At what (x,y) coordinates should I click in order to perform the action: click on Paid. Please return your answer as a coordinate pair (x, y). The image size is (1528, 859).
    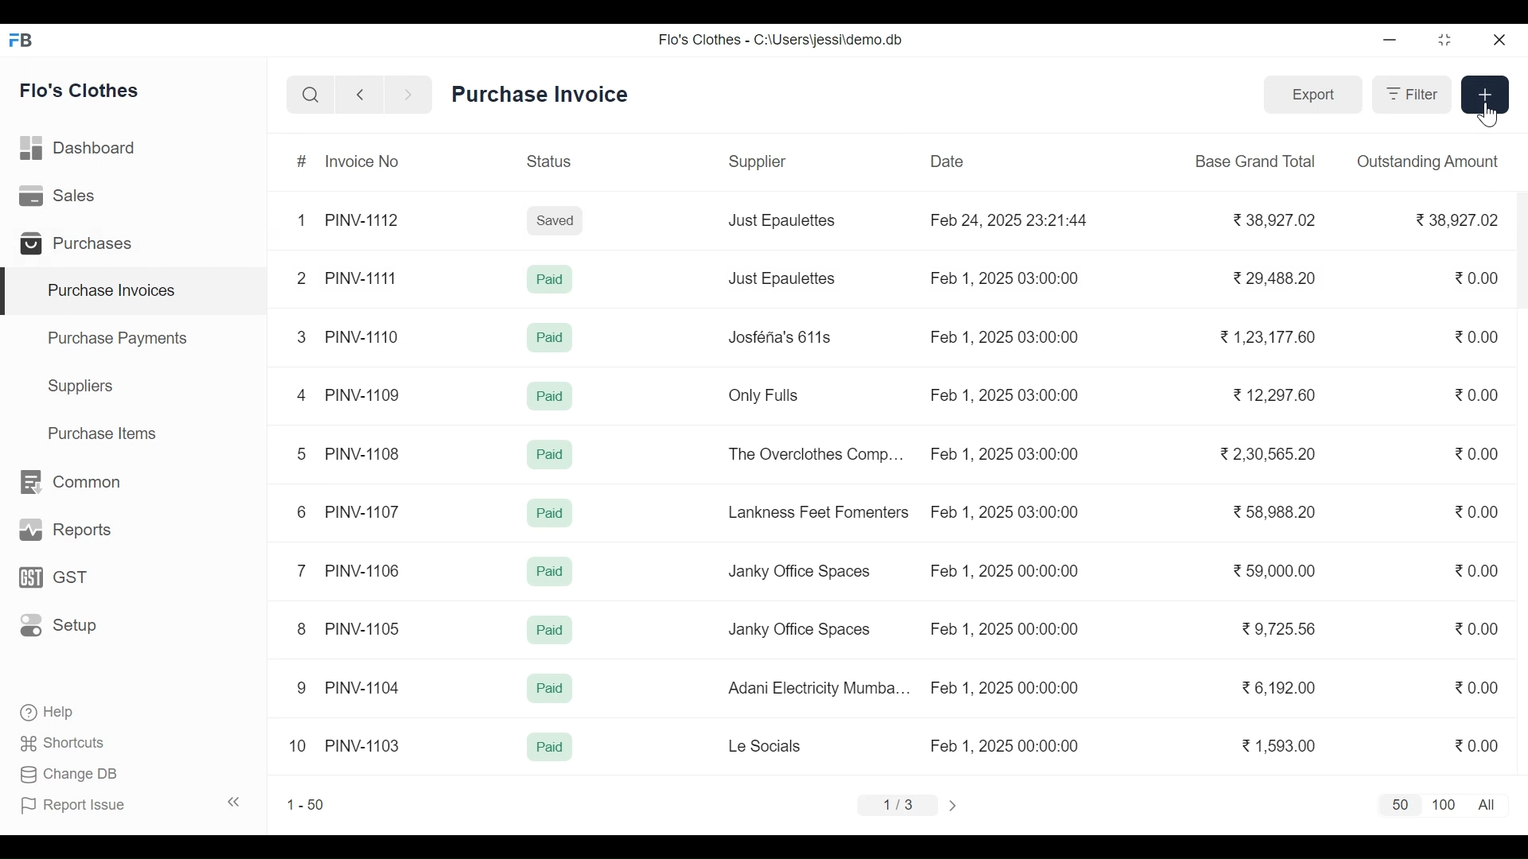
    Looking at the image, I should click on (550, 280).